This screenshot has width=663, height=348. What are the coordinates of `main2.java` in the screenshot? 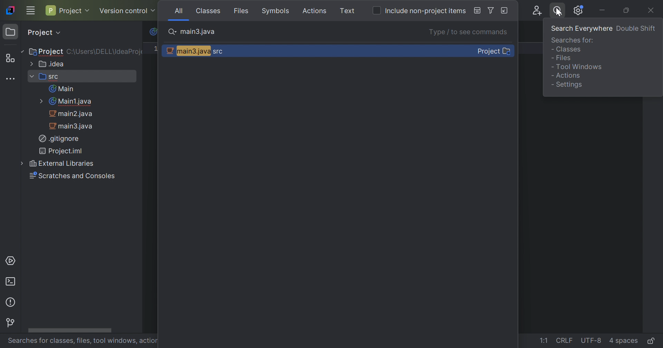 It's located at (73, 114).